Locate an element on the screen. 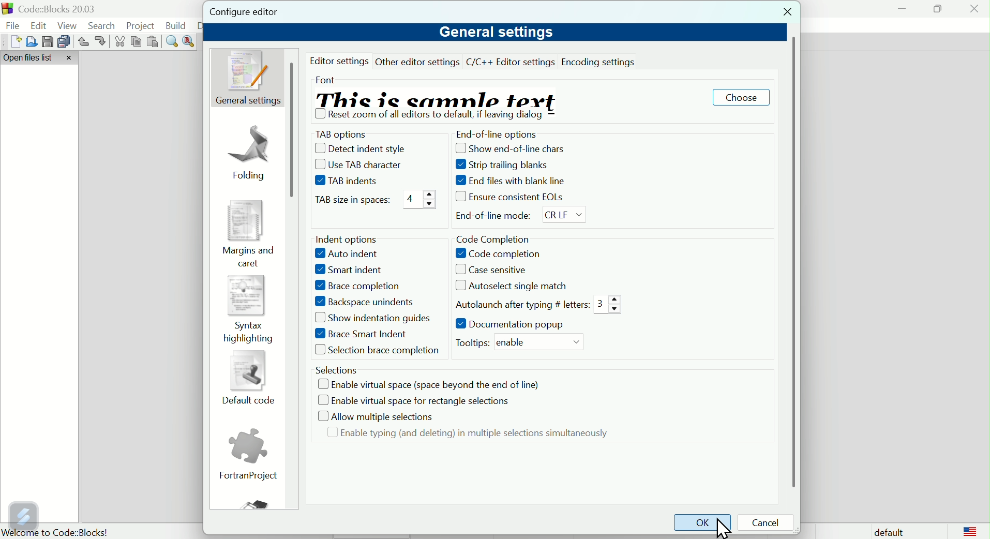 This screenshot has height=539, width=990. Copy is located at coordinates (137, 42).